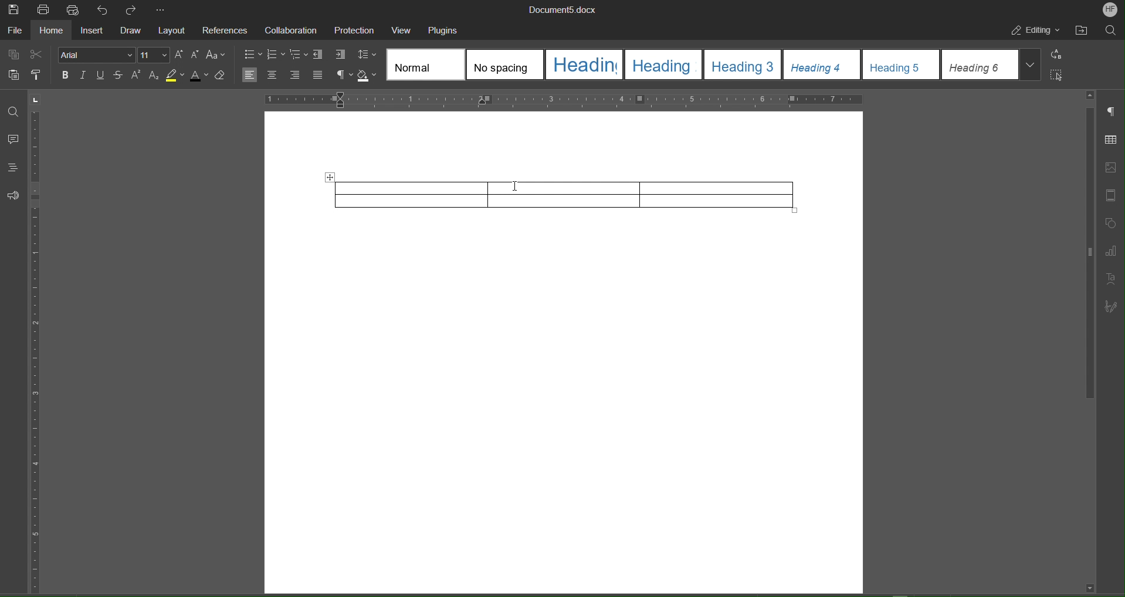 This screenshot has height=597, width=1125. What do you see at coordinates (13, 196) in the screenshot?
I see `Feedback and Support` at bounding box center [13, 196].